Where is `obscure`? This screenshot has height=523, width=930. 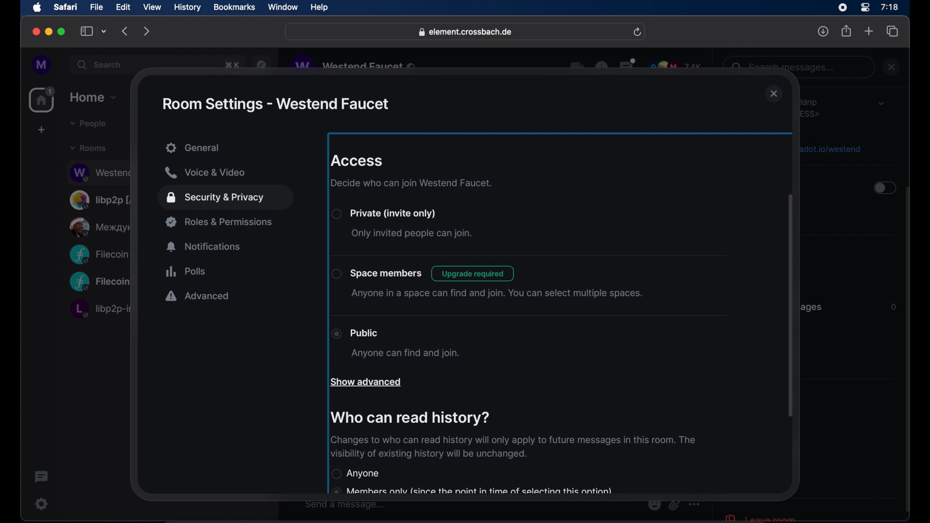
obscure is located at coordinates (100, 282).